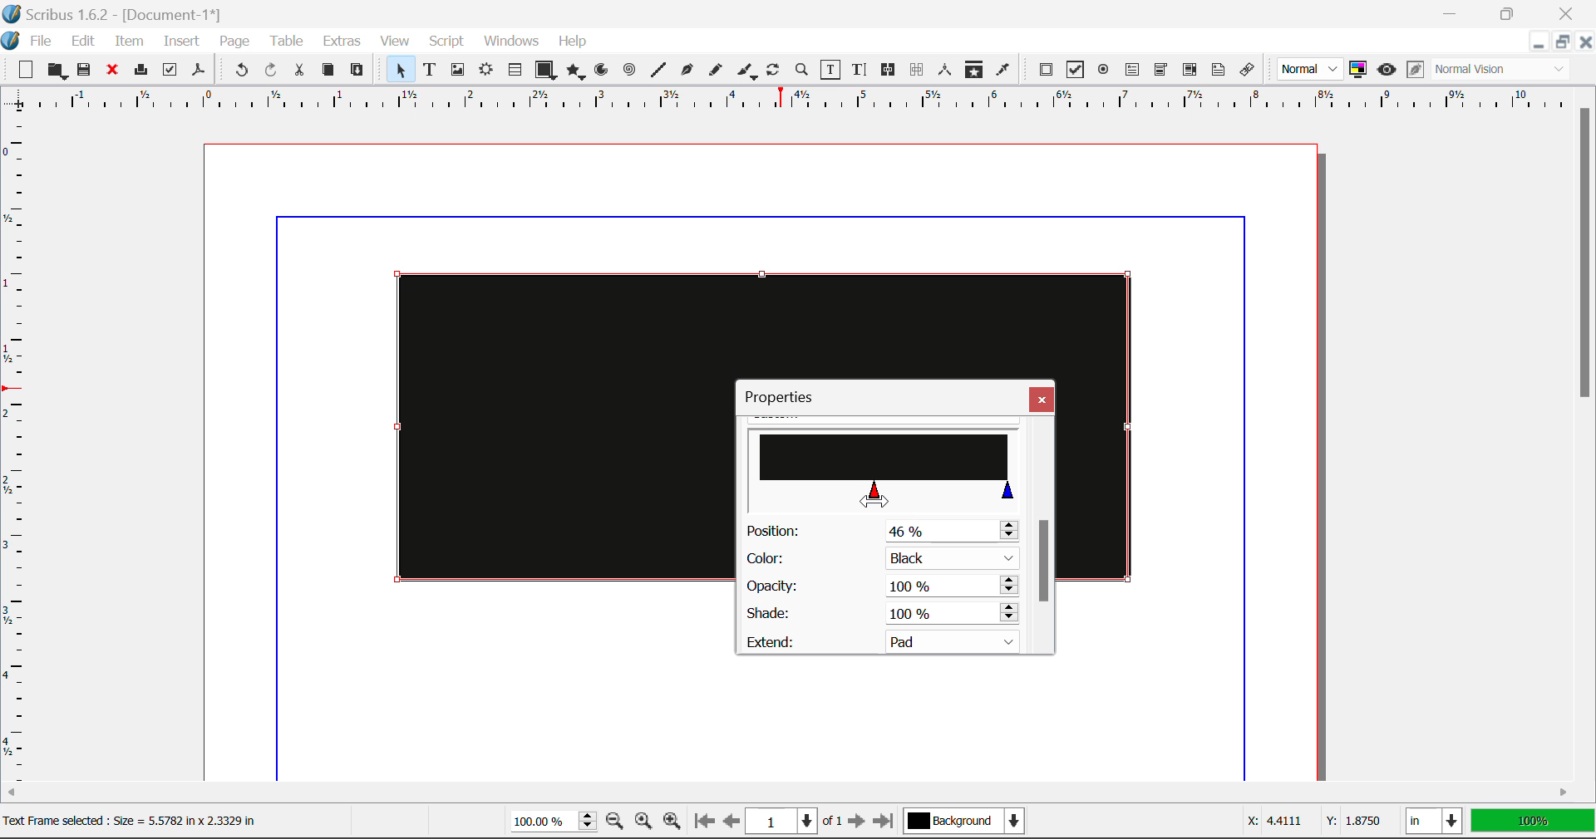  What do you see at coordinates (886, 531) in the screenshot?
I see `Position Altered` at bounding box center [886, 531].